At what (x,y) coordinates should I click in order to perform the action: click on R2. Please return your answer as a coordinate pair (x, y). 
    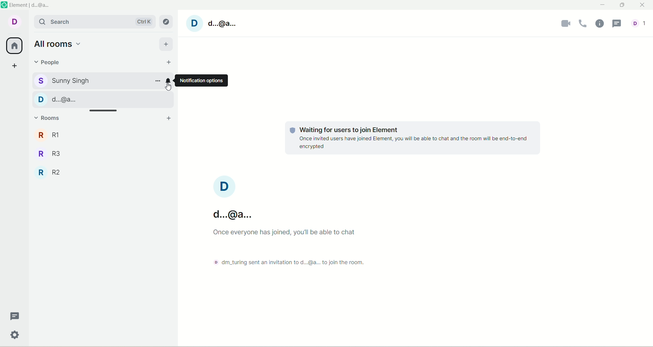
    Looking at the image, I should click on (99, 172).